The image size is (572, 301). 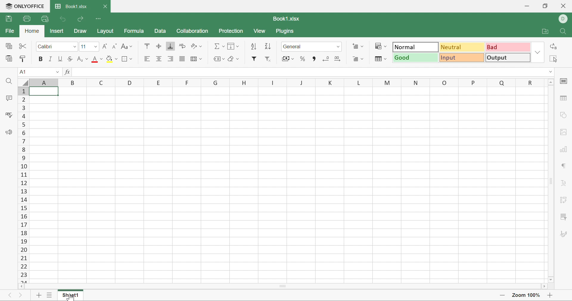 What do you see at coordinates (24, 72) in the screenshot?
I see `A1` at bounding box center [24, 72].